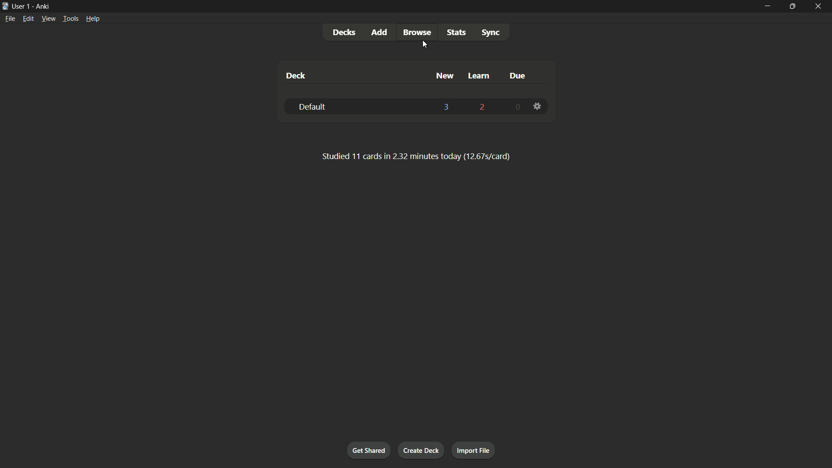  What do you see at coordinates (819, 6) in the screenshot?
I see `close app` at bounding box center [819, 6].